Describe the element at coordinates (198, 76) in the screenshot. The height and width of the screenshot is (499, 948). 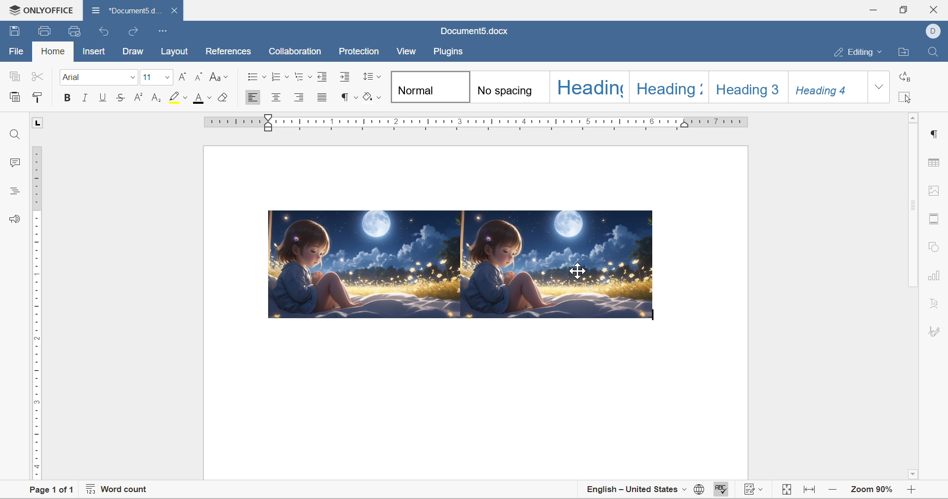
I see `Decrement font size` at that location.